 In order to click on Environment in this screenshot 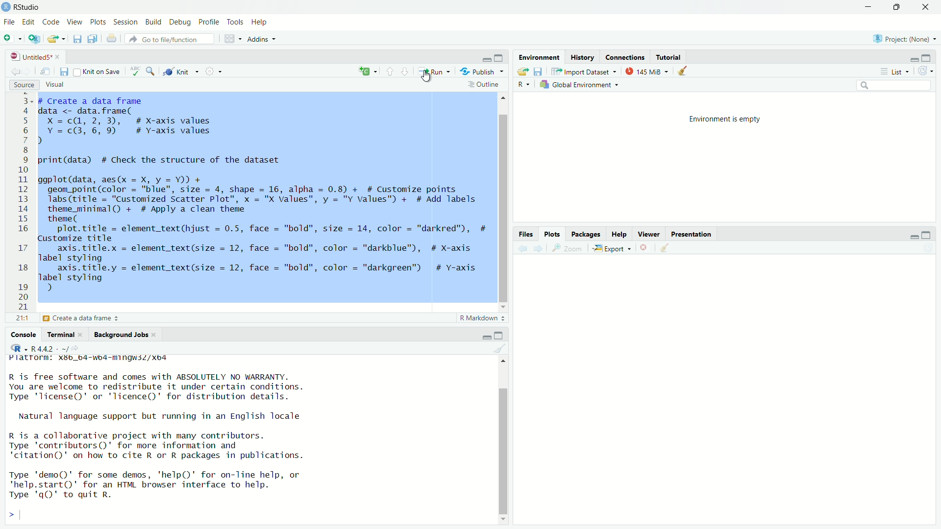, I will do `click(539, 57)`.